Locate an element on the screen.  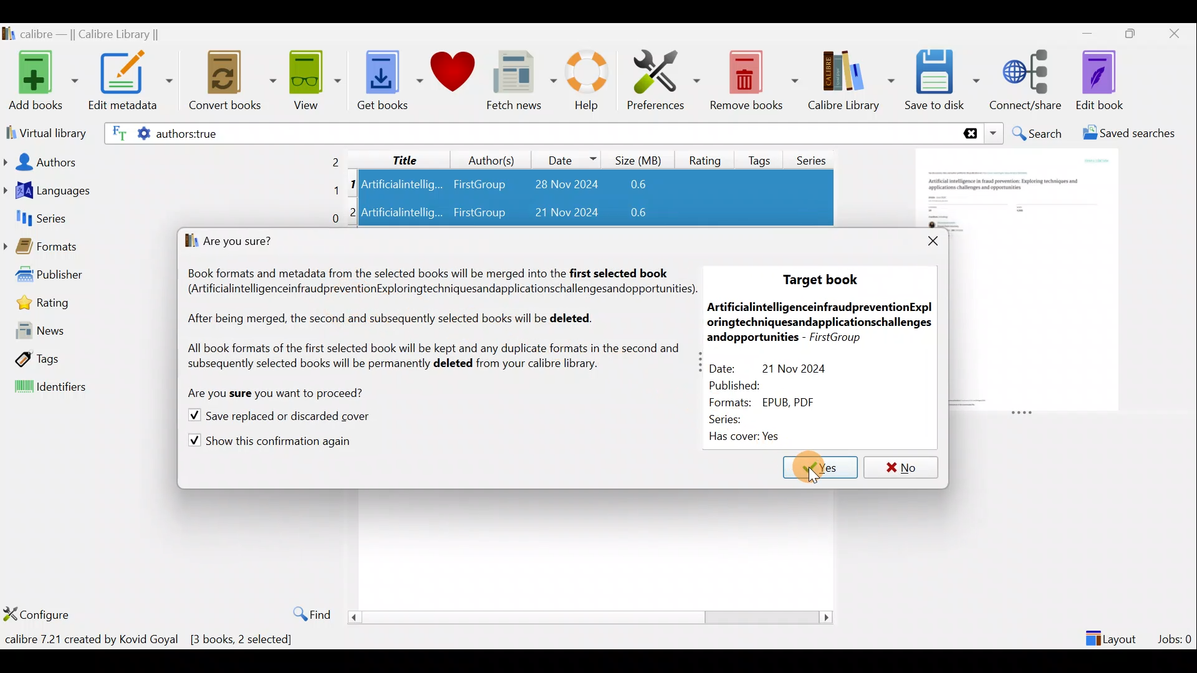
Preferences is located at coordinates (663, 79).